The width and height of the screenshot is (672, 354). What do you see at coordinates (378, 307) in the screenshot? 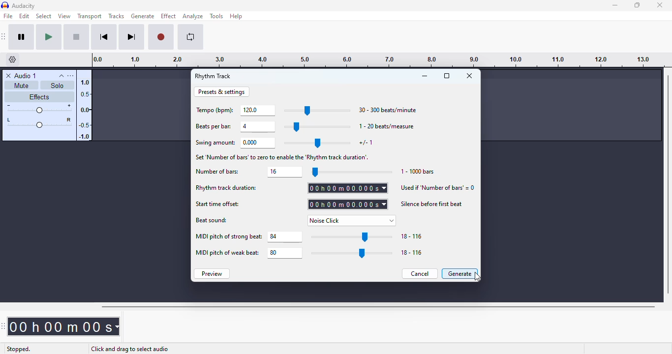
I see `horizontal scroll bar` at bounding box center [378, 307].